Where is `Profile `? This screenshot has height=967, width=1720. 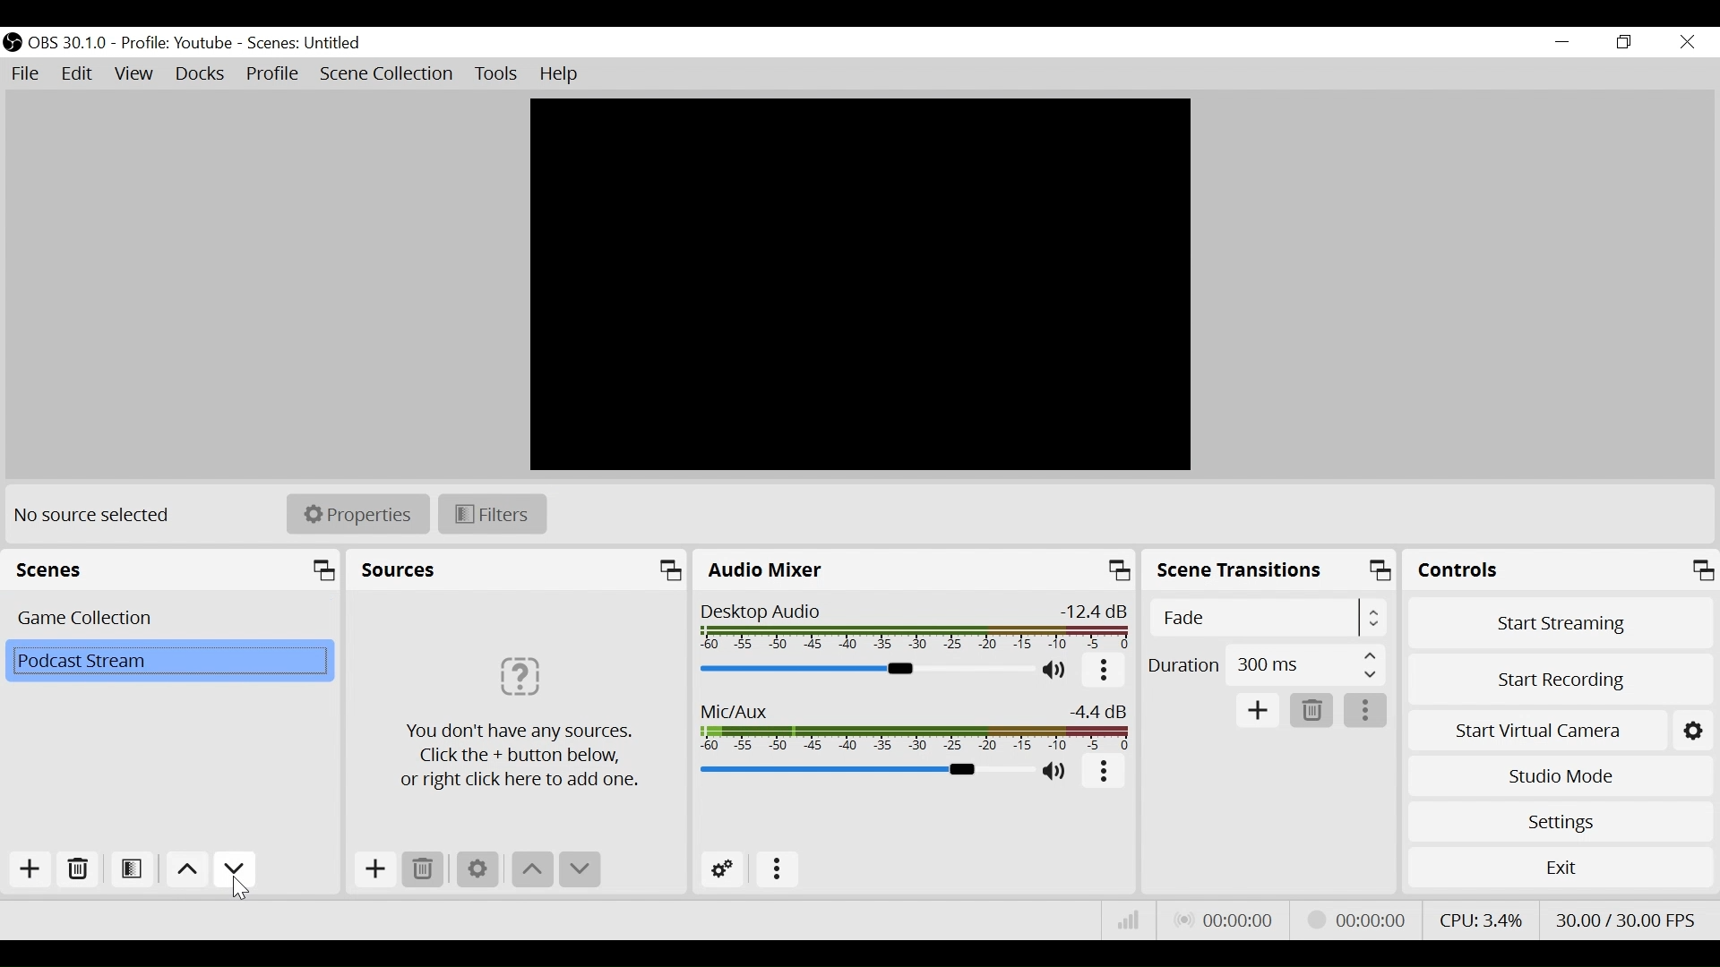
Profile  is located at coordinates (180, 43).